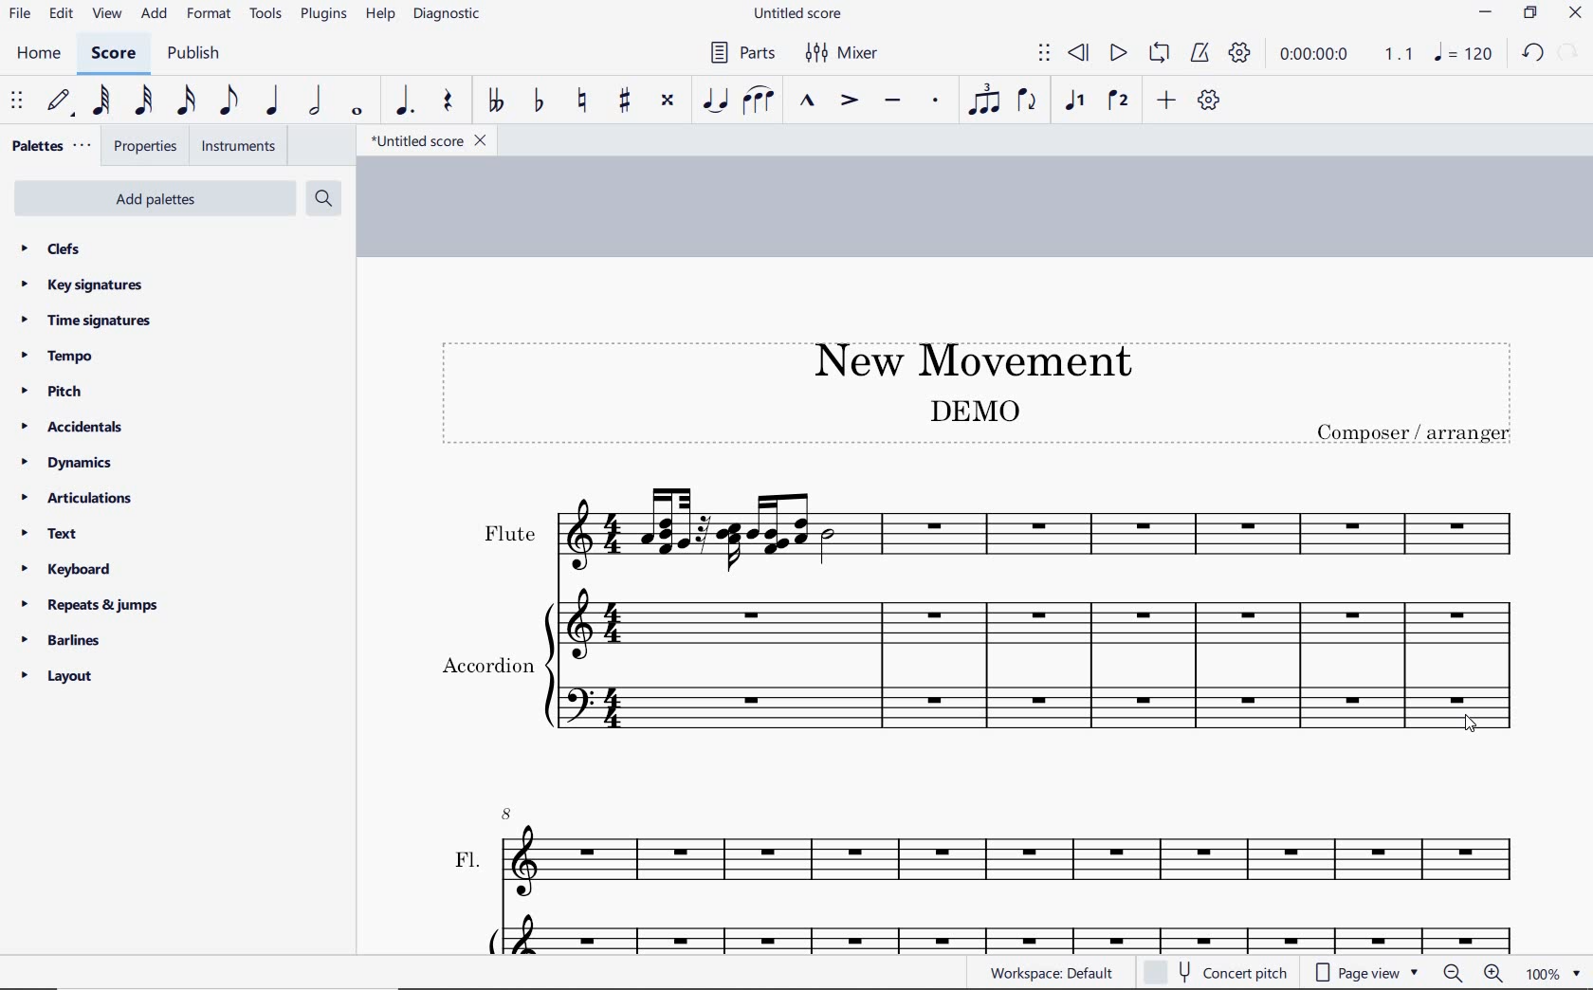 The height and width of the screenshot is (990, 1593). I want to click on toggle double-sharp, so click(668, 101).